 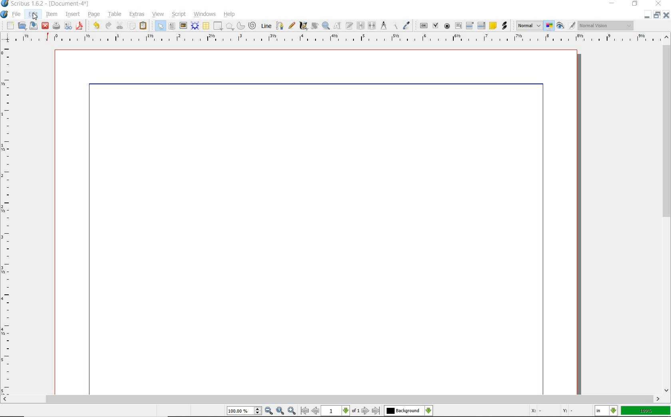 I want to click on cut, so click(x=120, y=25).